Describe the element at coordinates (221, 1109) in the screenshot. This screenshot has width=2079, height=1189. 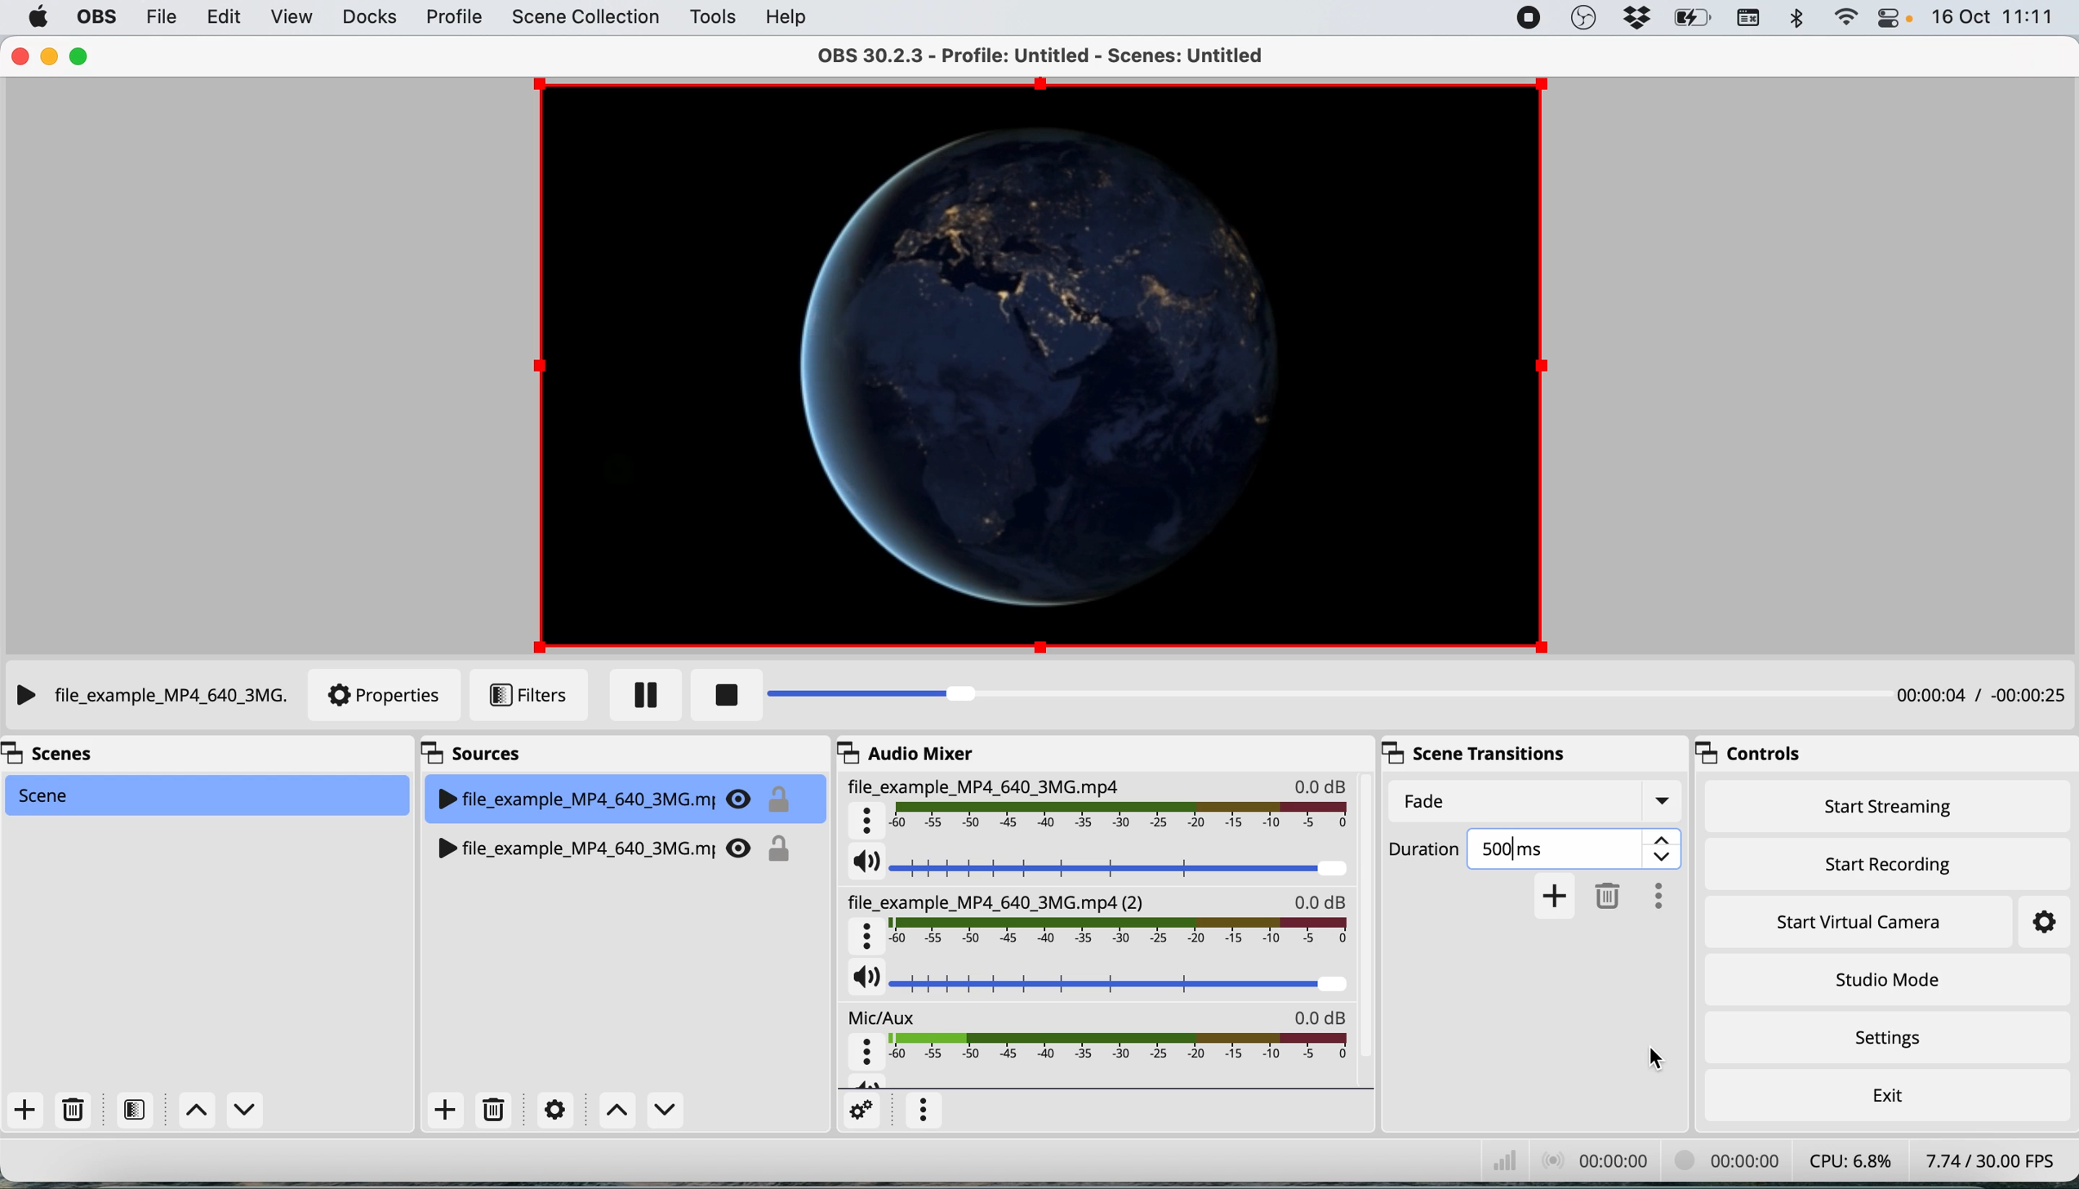
I see `switch between scenes` at that location.